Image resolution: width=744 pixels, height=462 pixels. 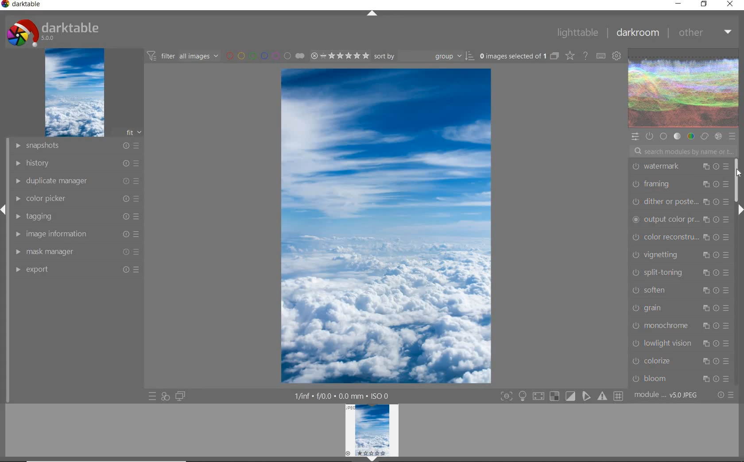 I want to click on OUTPUT COLOR PRESET, so click(x=681, y=219).